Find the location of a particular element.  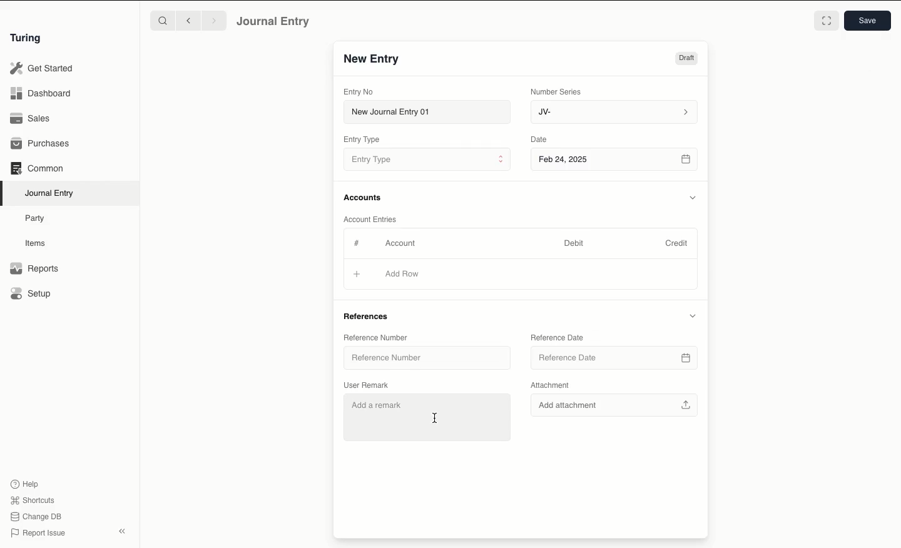

Change DB is located at coordinates (36, 517).